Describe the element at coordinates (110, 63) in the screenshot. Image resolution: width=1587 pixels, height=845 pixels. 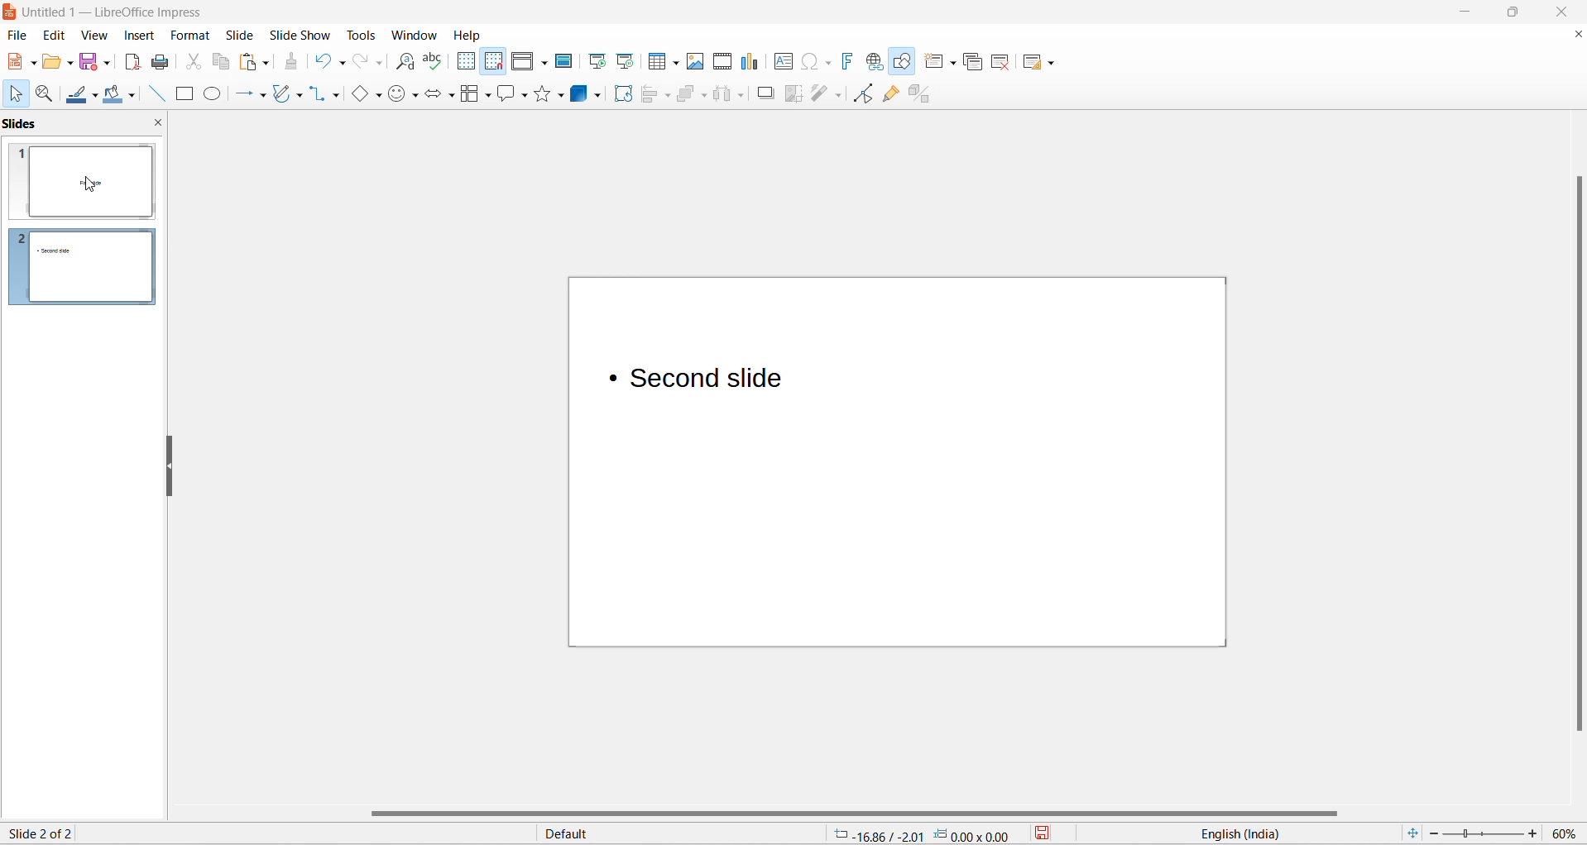
I see `save options` at that location.